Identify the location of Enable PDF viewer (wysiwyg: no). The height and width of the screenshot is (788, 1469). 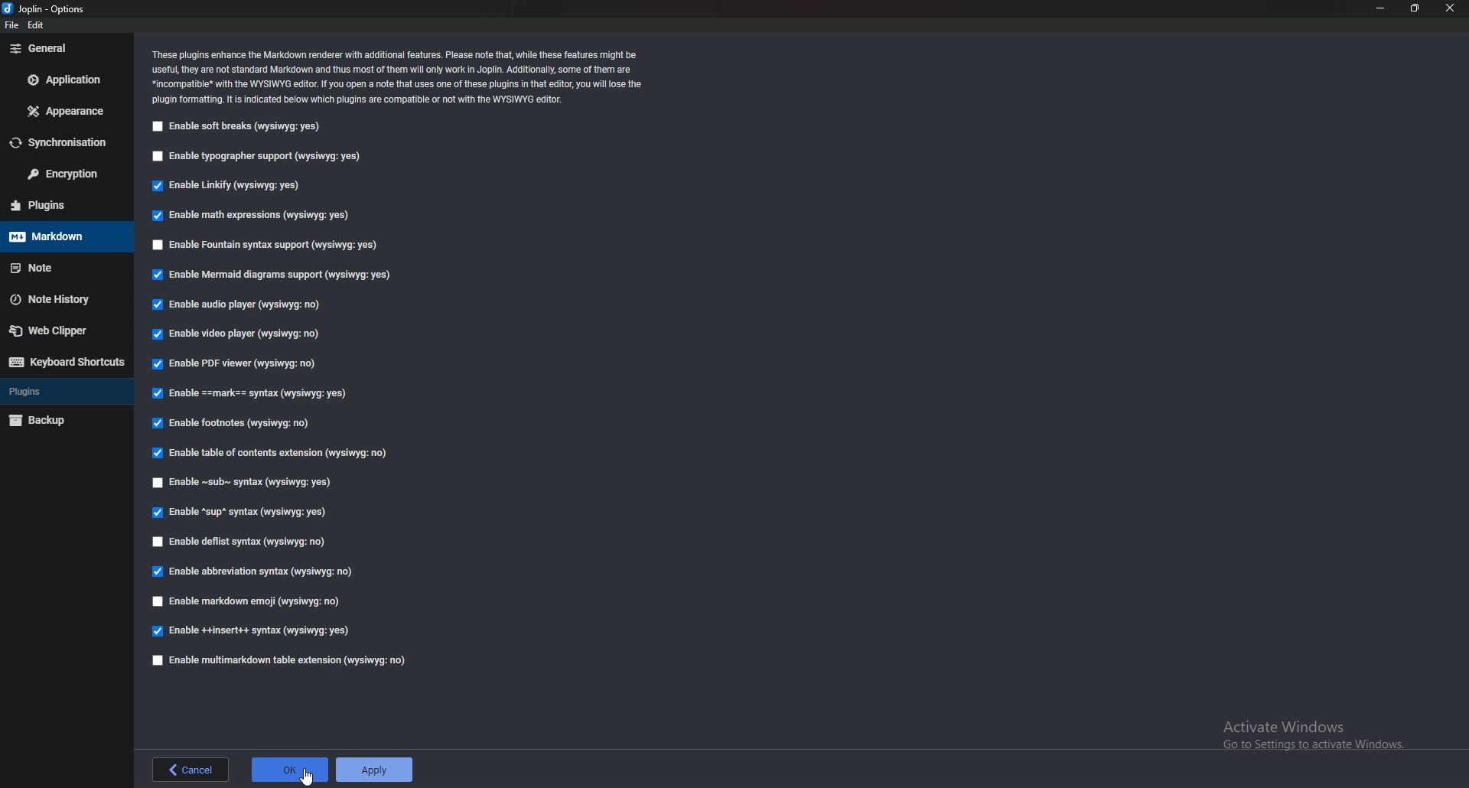
(243, 362).